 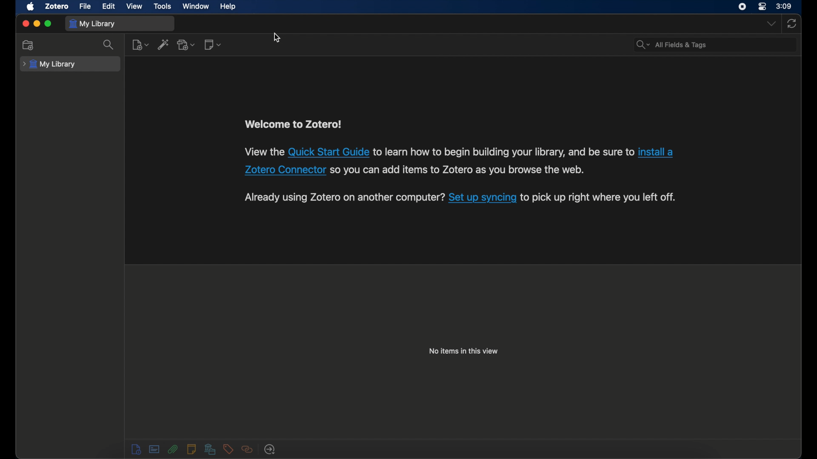 I want to click on notes, so click(x=154, y=449).